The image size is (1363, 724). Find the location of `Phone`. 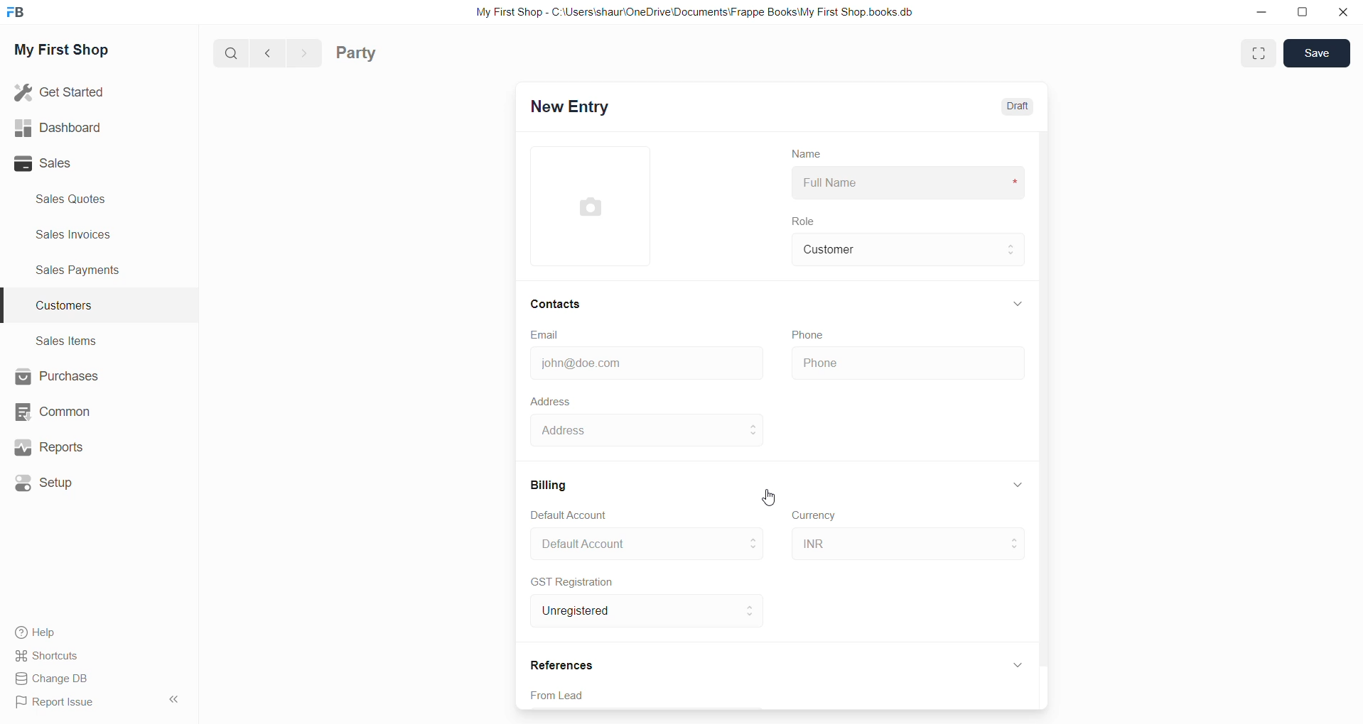

Phone is located at coordinates (907, 363).